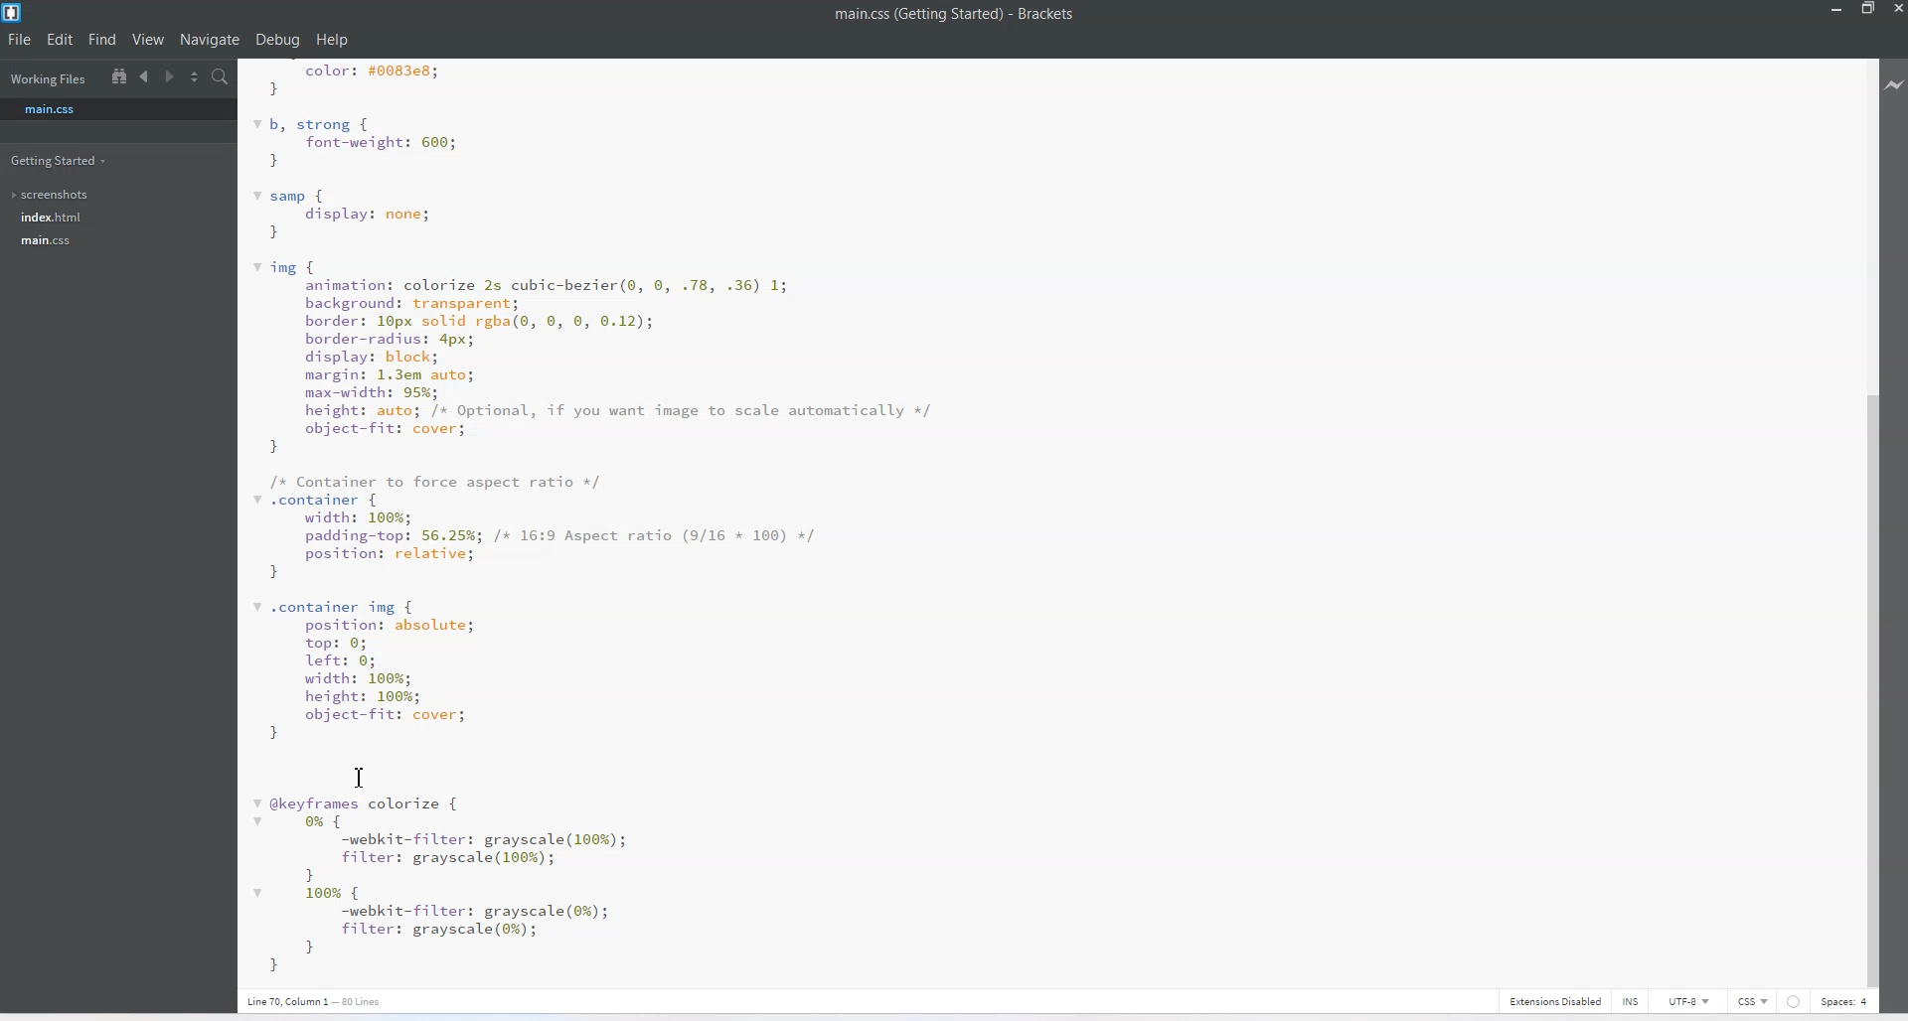 The height and width of the screenshot is (1021, 1908). I want to click on Find in files, so click(223, 77).